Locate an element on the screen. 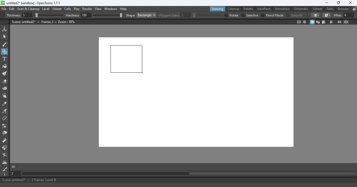  Help is located at coordinates (124, 9).